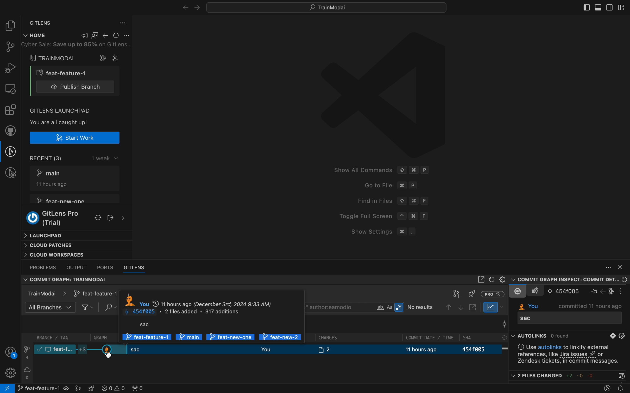 The image size is (630, 393). I want to click on Recent, so click(80, 158).